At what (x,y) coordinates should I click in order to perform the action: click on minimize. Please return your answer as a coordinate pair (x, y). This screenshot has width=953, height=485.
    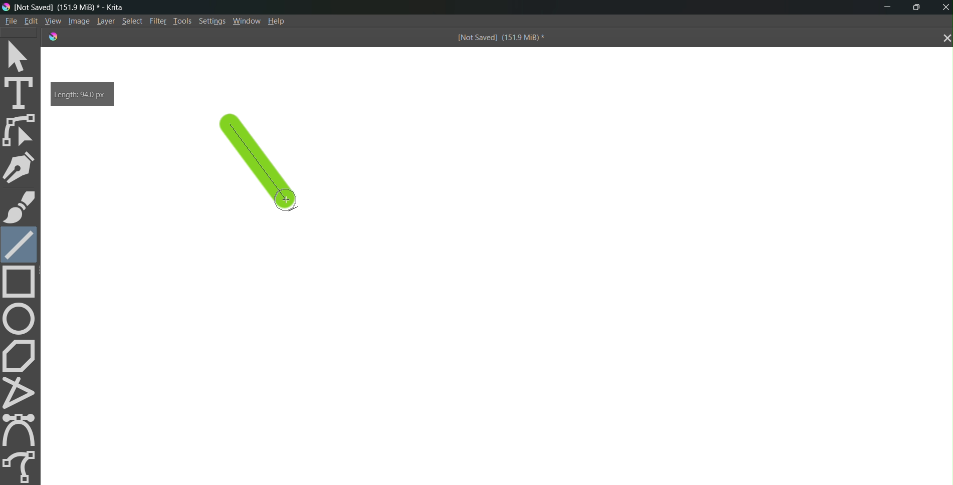
    Looking at the image, I should click on (884, 8).